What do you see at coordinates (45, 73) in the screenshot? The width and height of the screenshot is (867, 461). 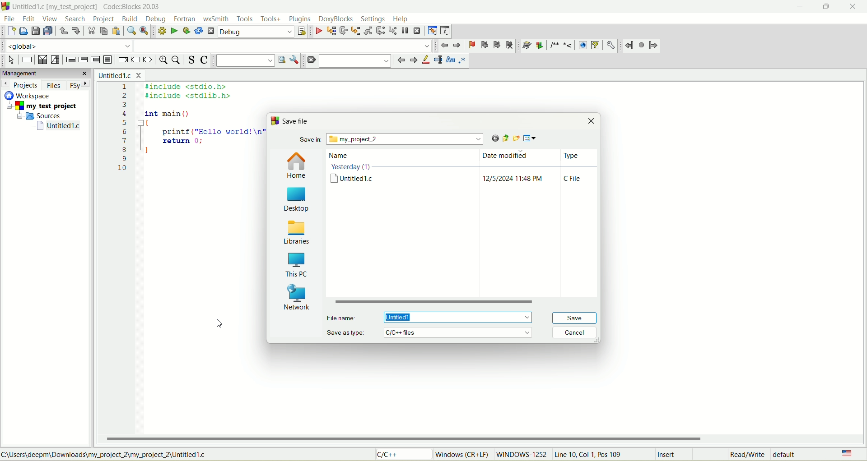 I see `management` at bounding box center [45, 73].